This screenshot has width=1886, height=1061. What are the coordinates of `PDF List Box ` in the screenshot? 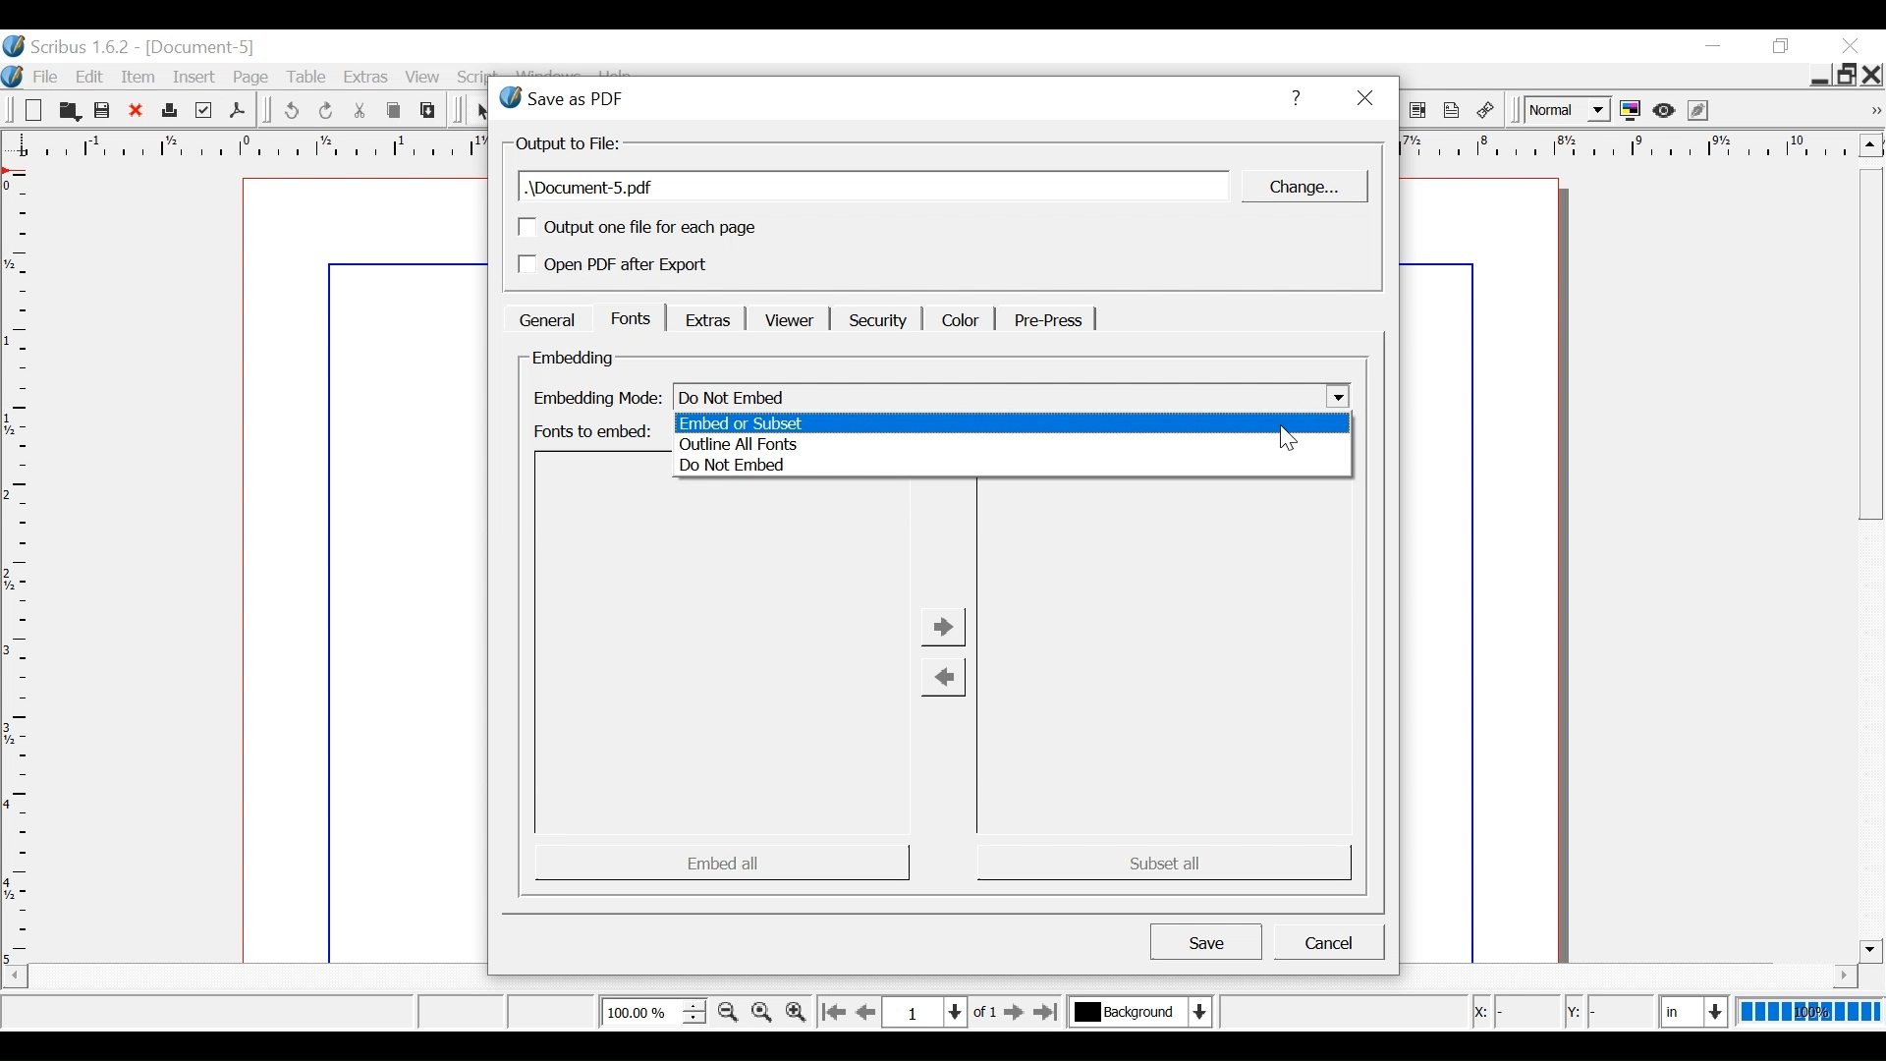 It's located at (1418, 111).